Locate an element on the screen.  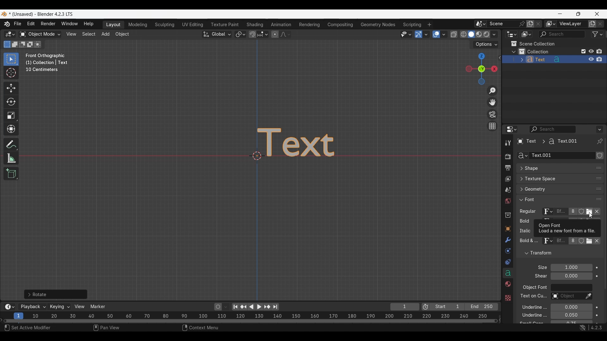
Invert existing selection is located at coordinates (30, 45).